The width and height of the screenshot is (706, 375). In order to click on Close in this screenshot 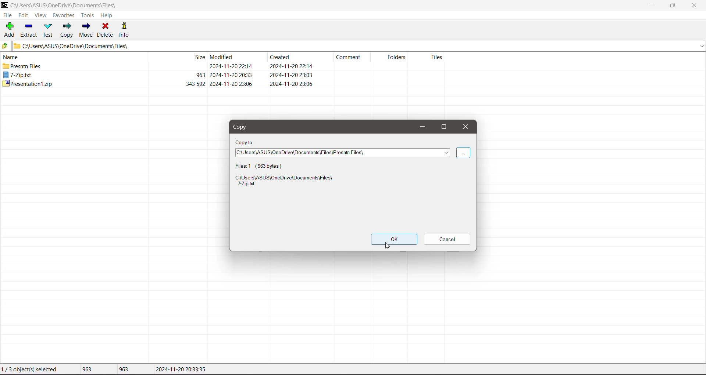, I will do `click(695, 6)`.